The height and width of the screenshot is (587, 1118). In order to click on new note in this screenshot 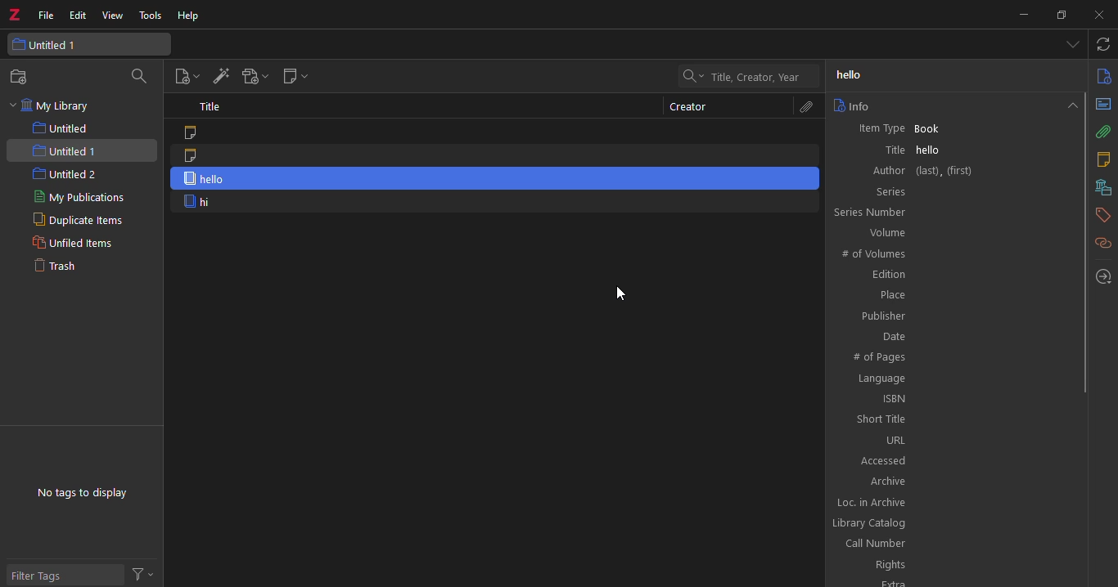, I will do `click(294, 78)`.